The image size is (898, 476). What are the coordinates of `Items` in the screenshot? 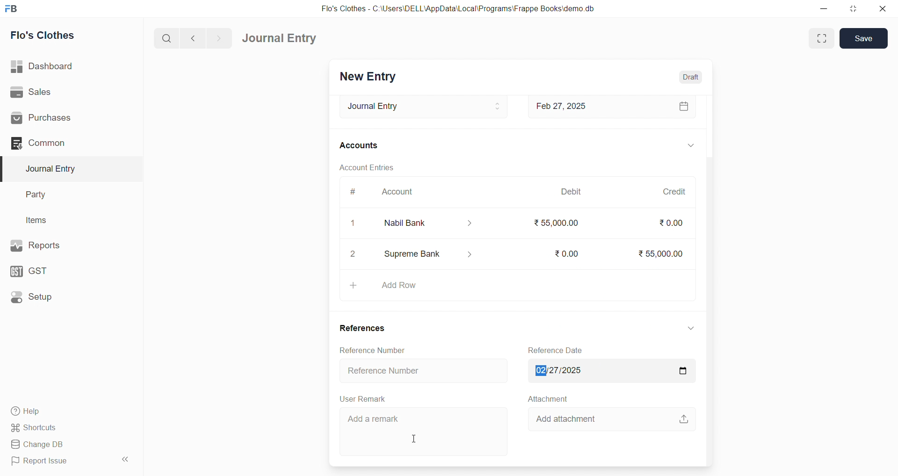 It's located at (40, 220).